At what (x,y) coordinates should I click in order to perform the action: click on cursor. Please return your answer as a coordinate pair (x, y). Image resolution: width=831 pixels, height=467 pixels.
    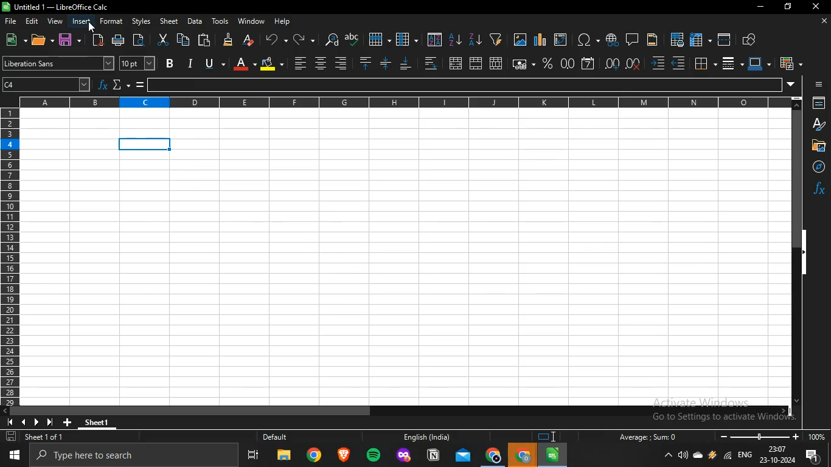
    Looking at the image, I should click on (91, 27).